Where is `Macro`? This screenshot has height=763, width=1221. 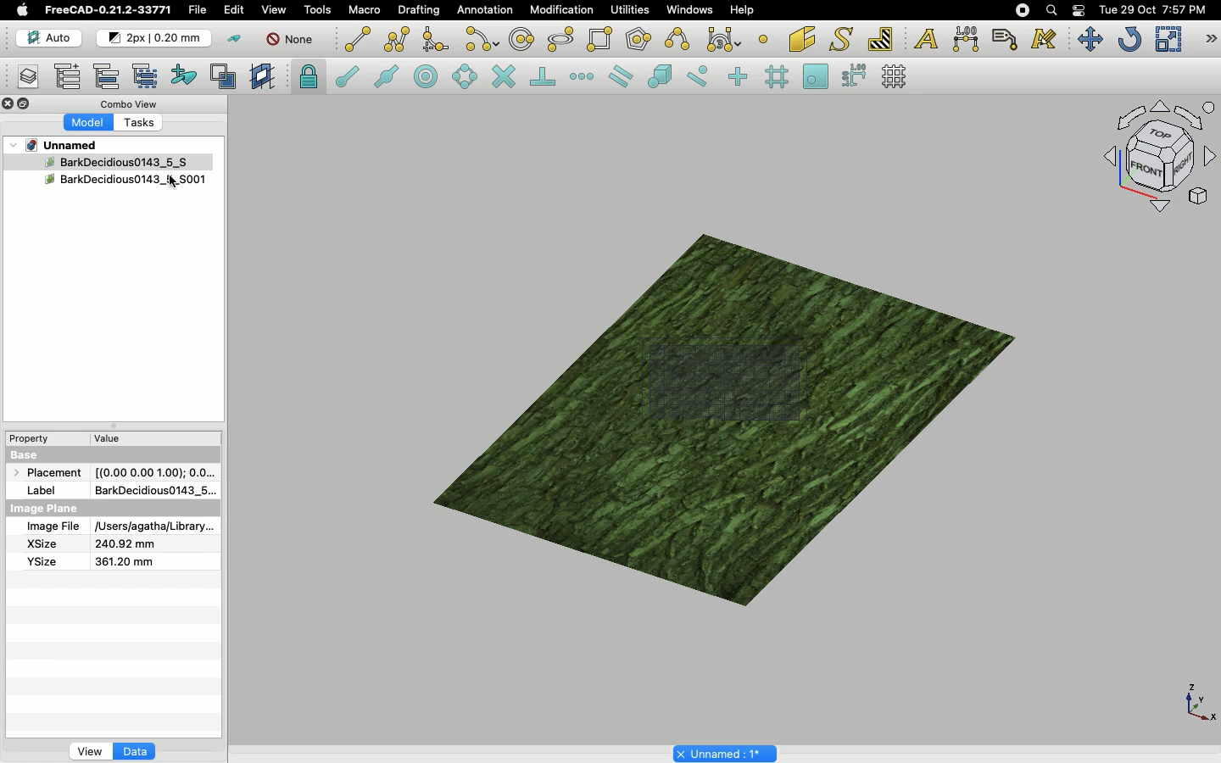
Macro is located at coordinates (365, 10).